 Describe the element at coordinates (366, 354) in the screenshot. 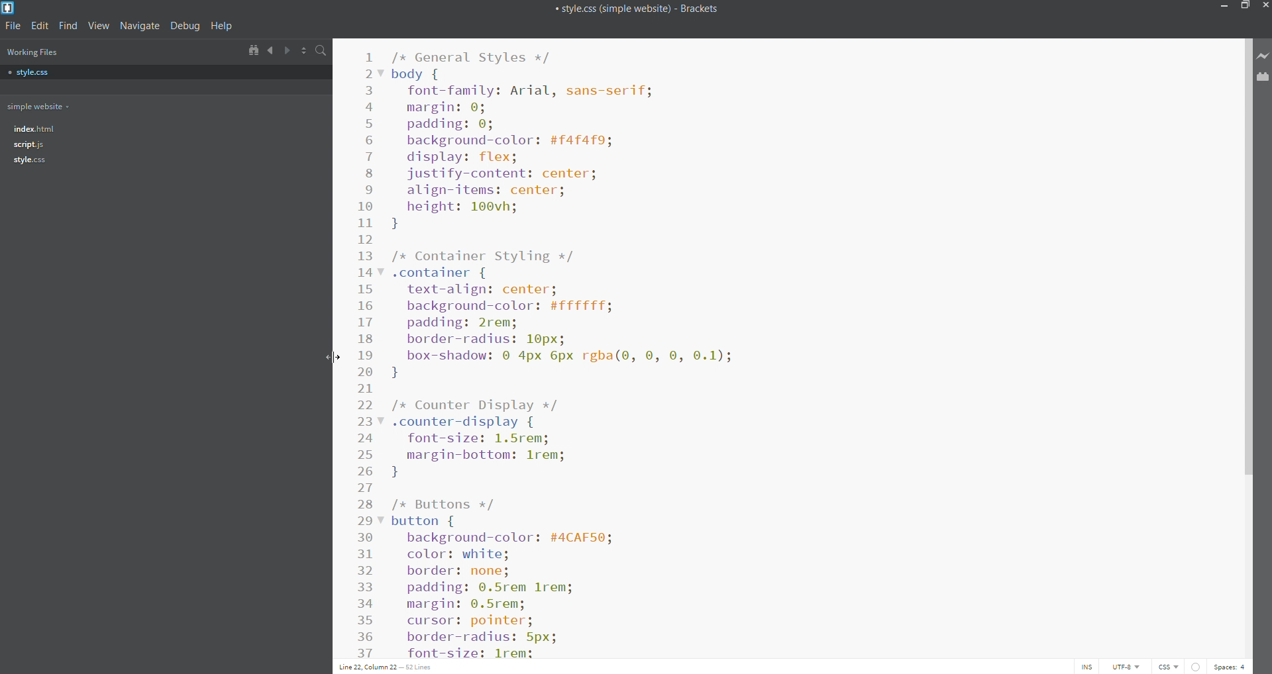

I see `line number` at that location.